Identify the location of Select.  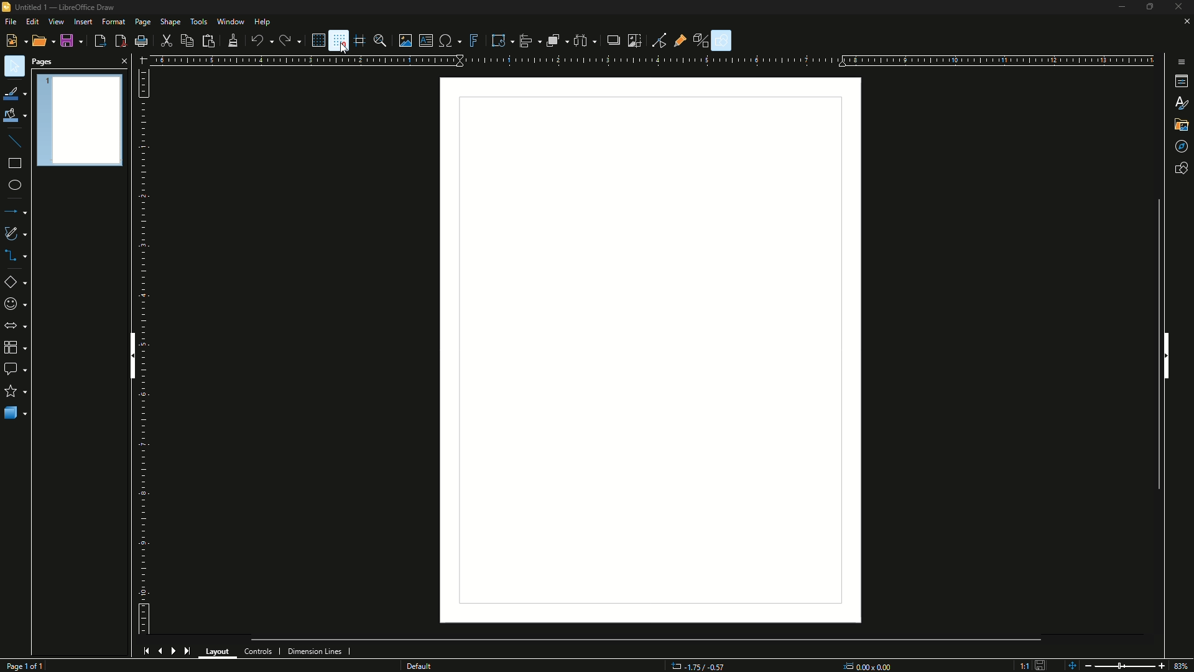
(14, 65).